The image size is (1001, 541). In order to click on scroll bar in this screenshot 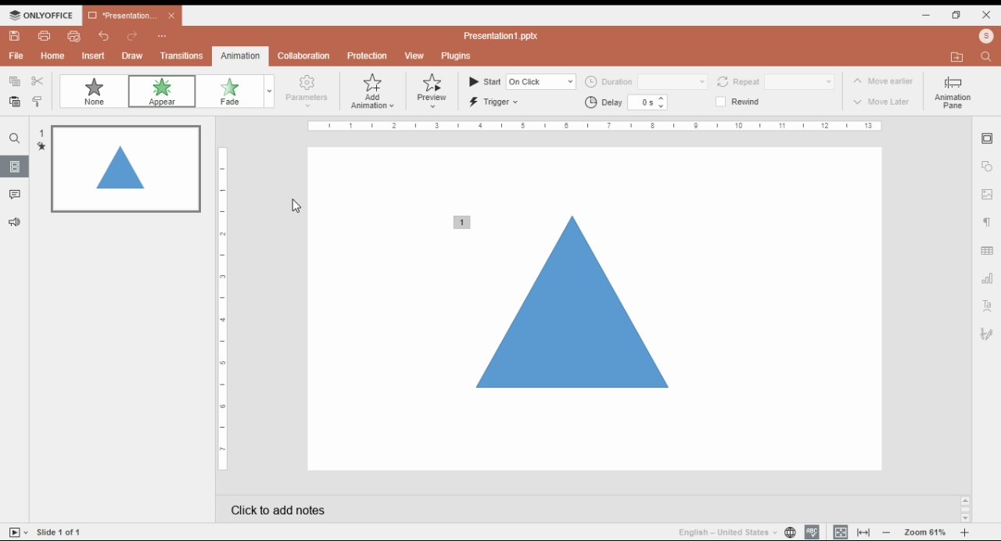, I will do `click(965, 508)`.